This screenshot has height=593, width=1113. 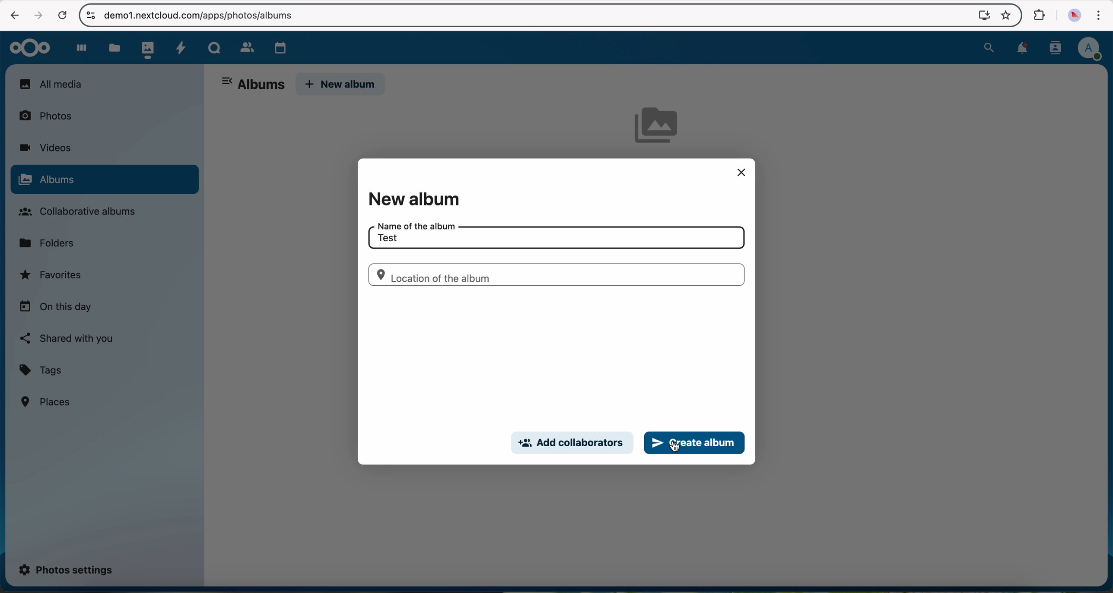 I want to click on hide sidebar, so click(x=228, y=82).